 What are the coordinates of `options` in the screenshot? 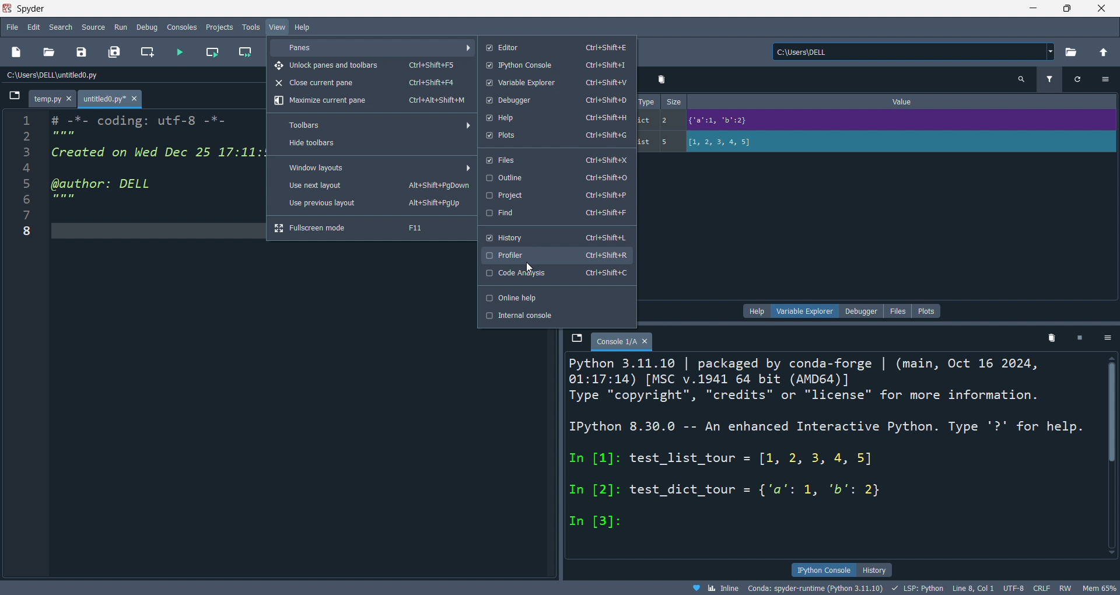 It's located at (1107, 338).